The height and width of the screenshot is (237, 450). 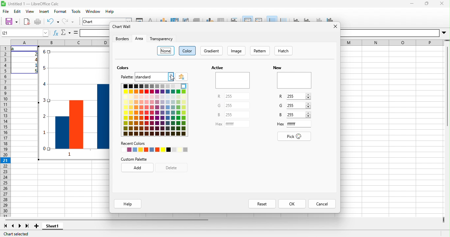 What do you see at coordinates (107, 220) in the screenshot?
I see `horizontal scroll bar` at bounding box center [107, 220].